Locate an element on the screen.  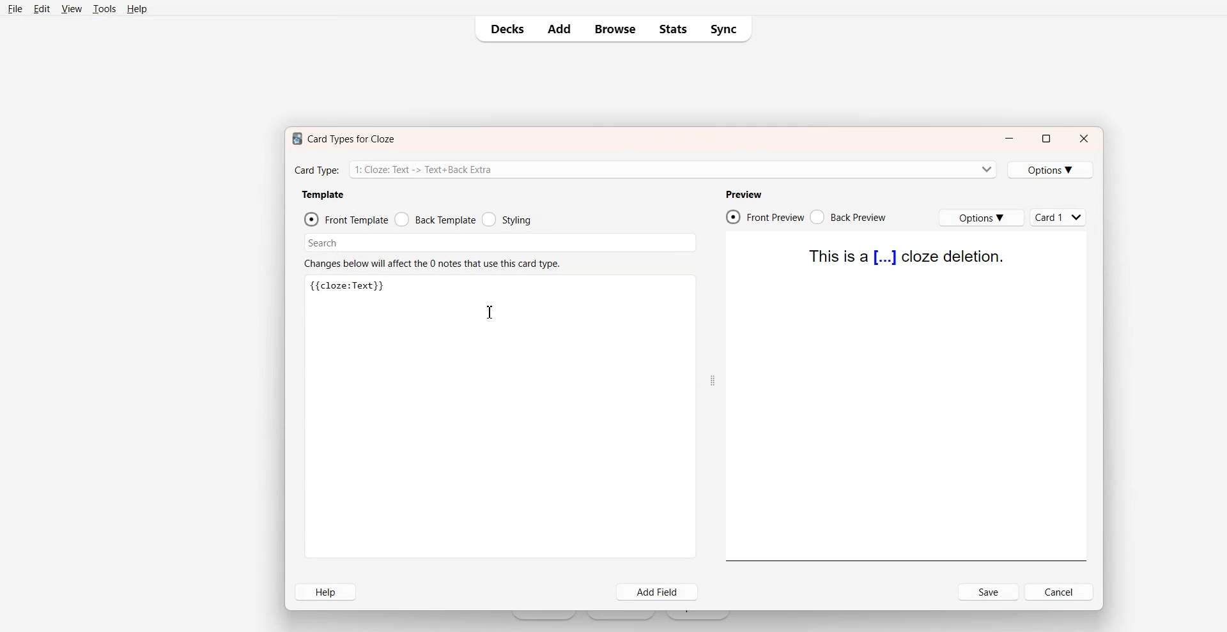
Text 1 is located at coordinates (341, 139).